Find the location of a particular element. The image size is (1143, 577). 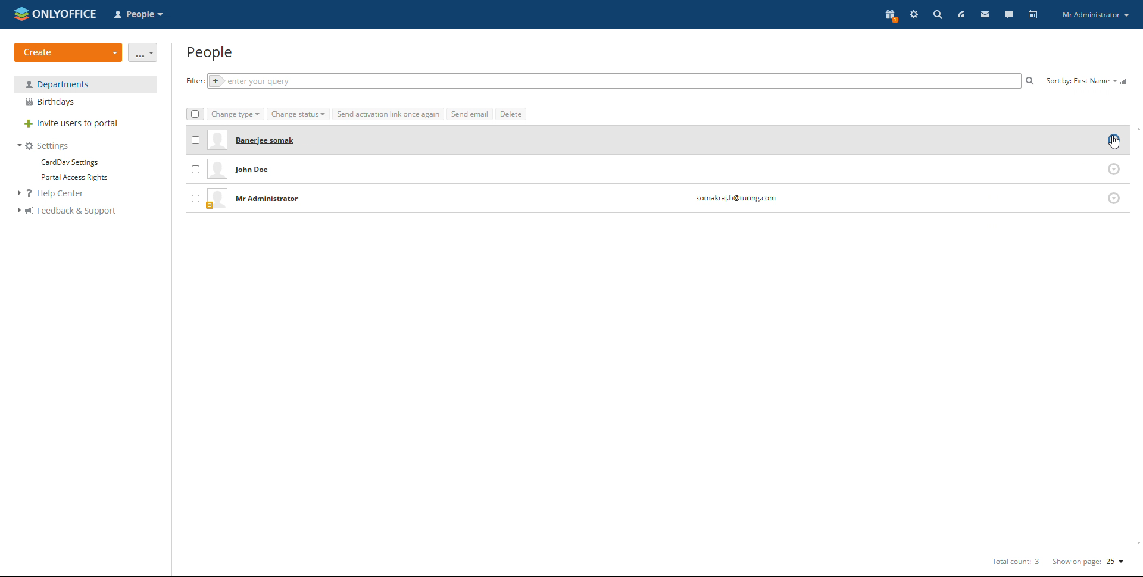

logo is located at coordinates (55, 13).